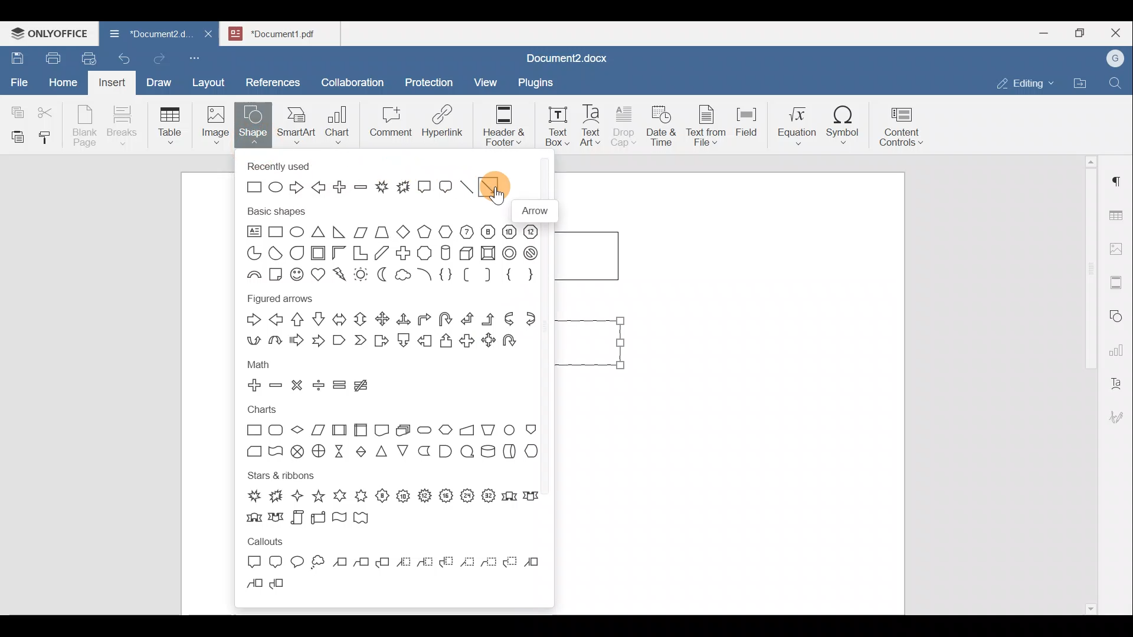 This screenshot has height=637, width=1133. I want to click on Figured arrows, so click(385, 321).